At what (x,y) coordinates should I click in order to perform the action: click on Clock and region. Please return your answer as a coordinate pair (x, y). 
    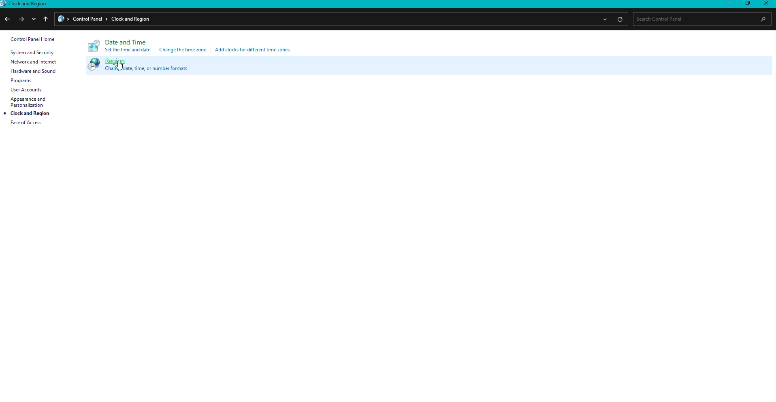
    Looking at the image, I should click on (31, 114).